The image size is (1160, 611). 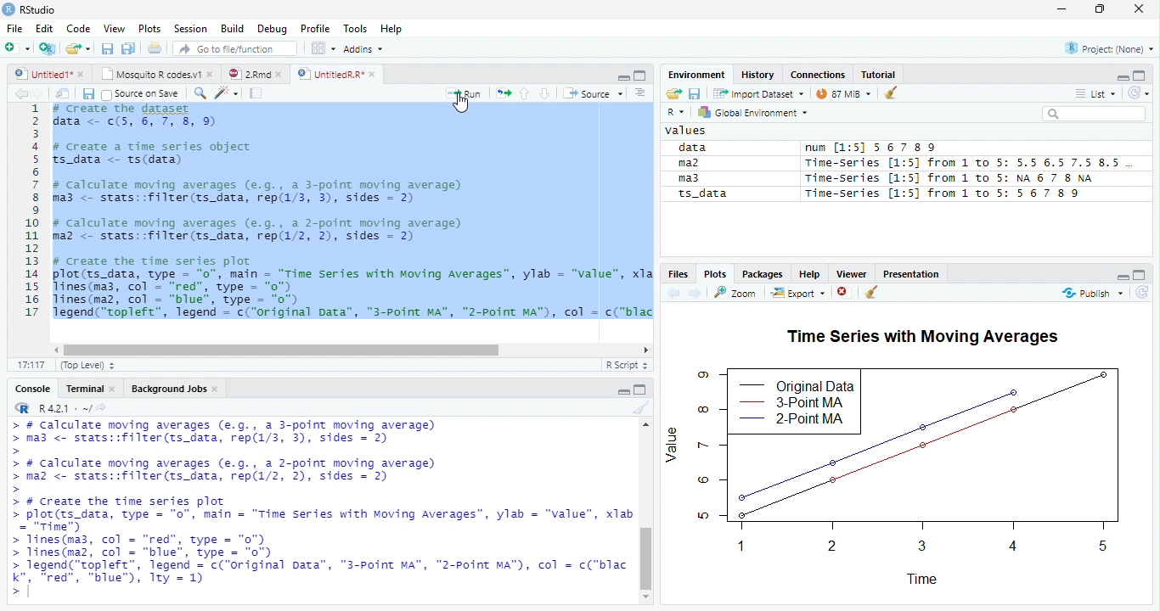 What do you see at coordinates (677, 275) in the screenshot?
I see `Files` at bounding box center [677, 275].